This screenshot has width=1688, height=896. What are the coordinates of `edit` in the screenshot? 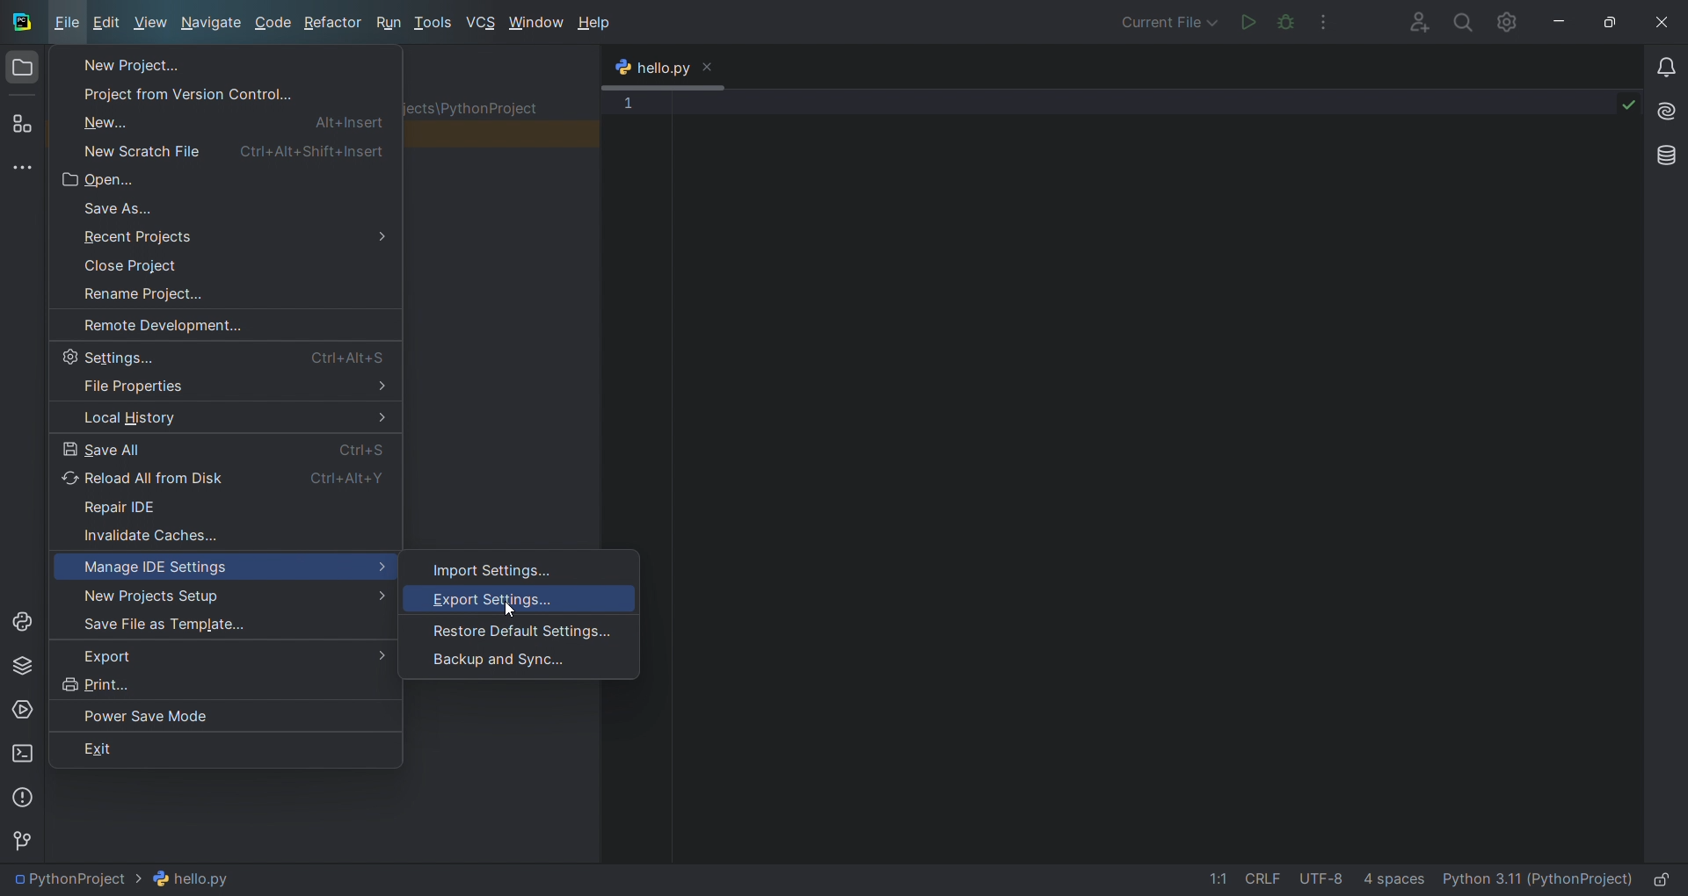 It's located at (110, 25).